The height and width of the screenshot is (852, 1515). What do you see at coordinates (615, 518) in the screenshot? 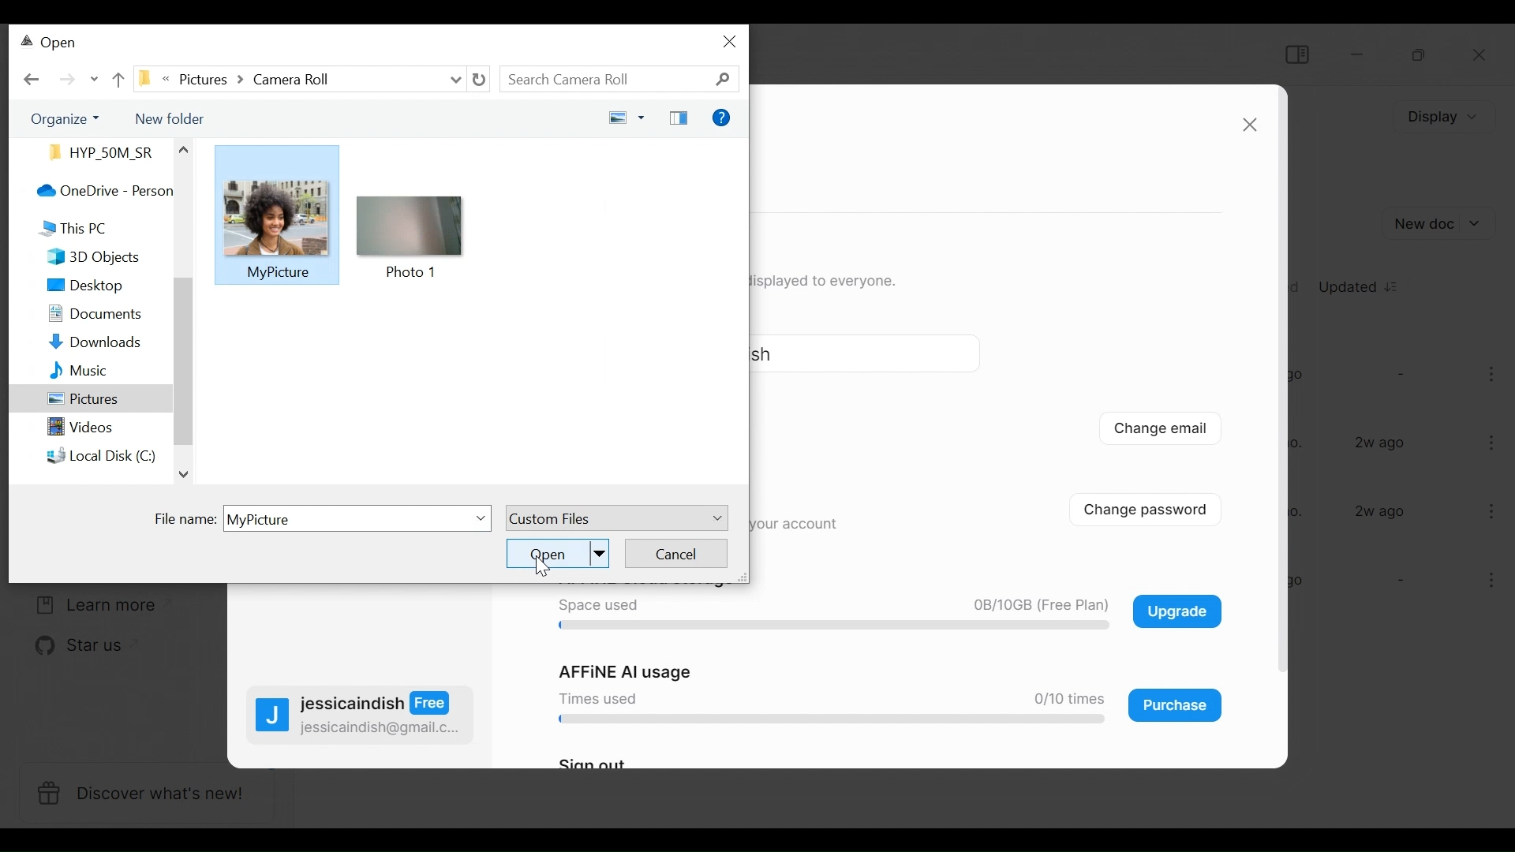
I see `Custom Files` at bounding box center [615, 518].